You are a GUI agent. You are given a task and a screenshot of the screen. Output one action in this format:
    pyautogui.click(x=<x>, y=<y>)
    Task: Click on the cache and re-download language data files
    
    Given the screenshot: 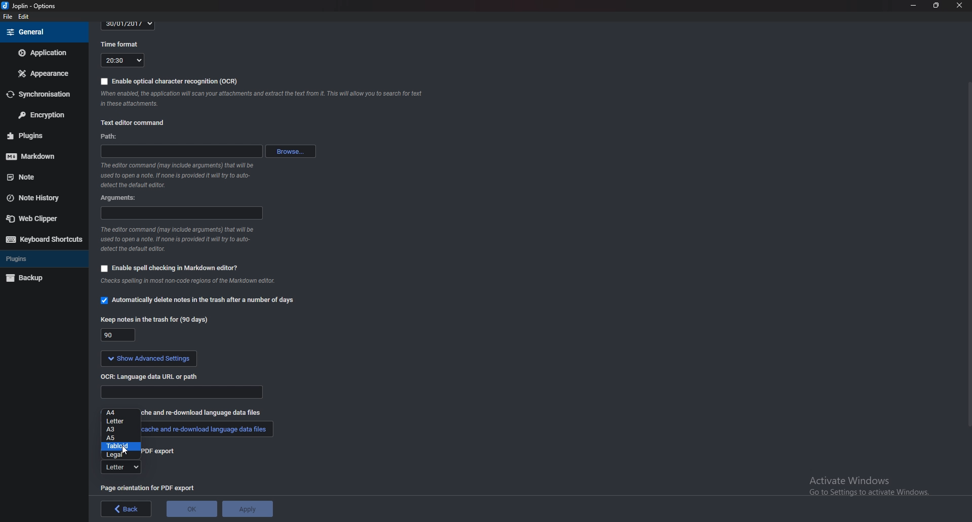 What is the action you would take?
    pyautogui.click(x=209, y=429)
    